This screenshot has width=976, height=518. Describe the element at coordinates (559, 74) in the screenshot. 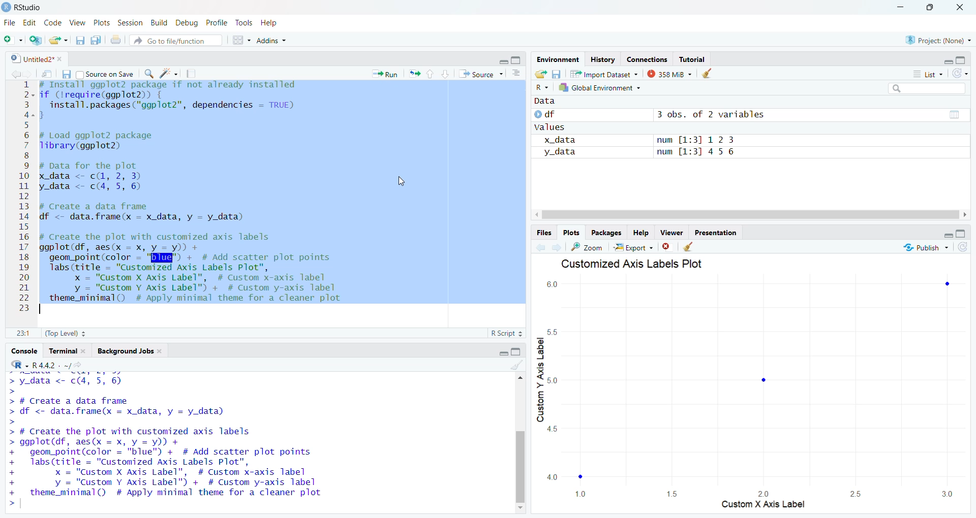

I see `save` at that location.